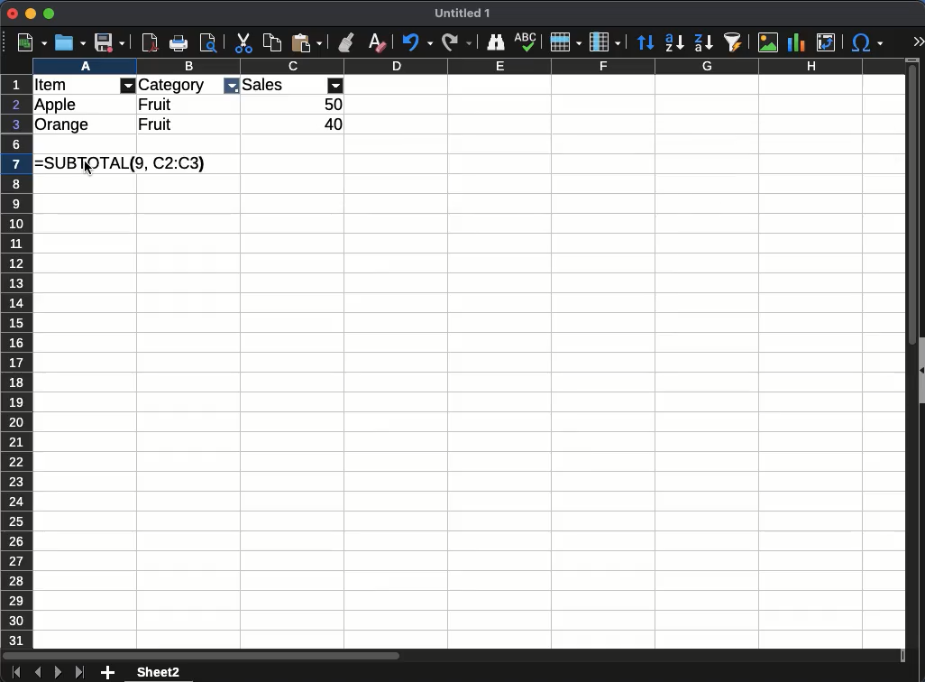 The image size is (925, 682). I want to click on Fruit, so click(157, 104).